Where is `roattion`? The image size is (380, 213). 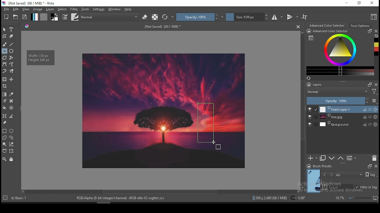
roattion is located at coordinates (297, 198).